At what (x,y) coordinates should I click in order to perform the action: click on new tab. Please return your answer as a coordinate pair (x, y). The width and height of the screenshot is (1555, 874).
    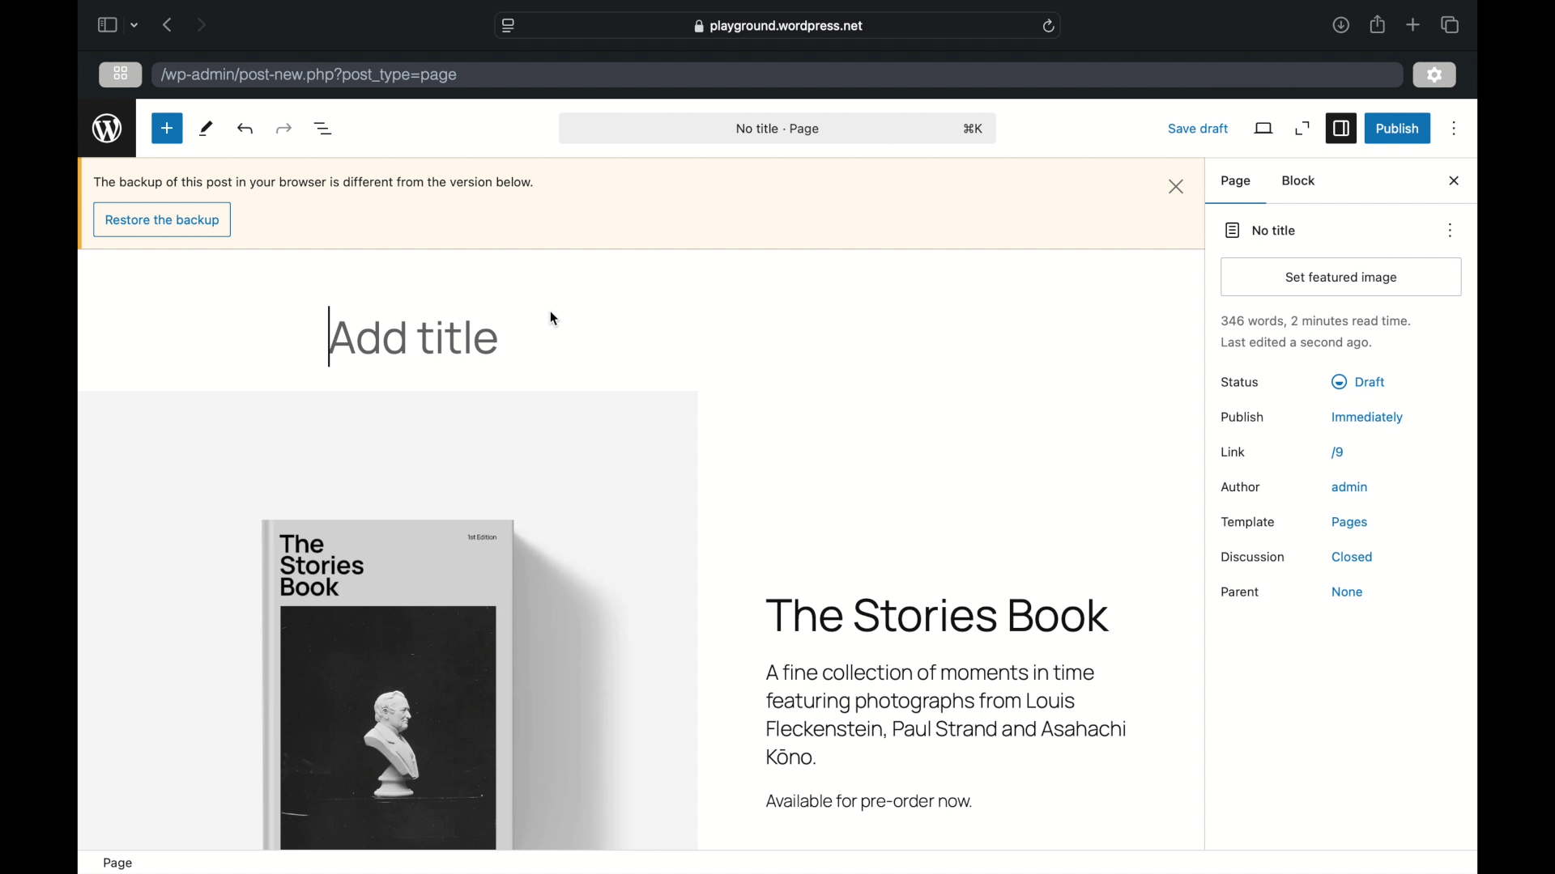
    Looking at the image, I should click on (1413, 26).